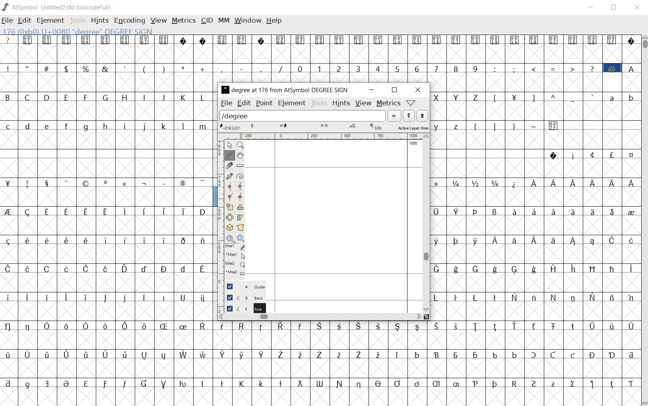 The image size is (648, 406). I want to click on empty glyph slots, so click(319, 53).